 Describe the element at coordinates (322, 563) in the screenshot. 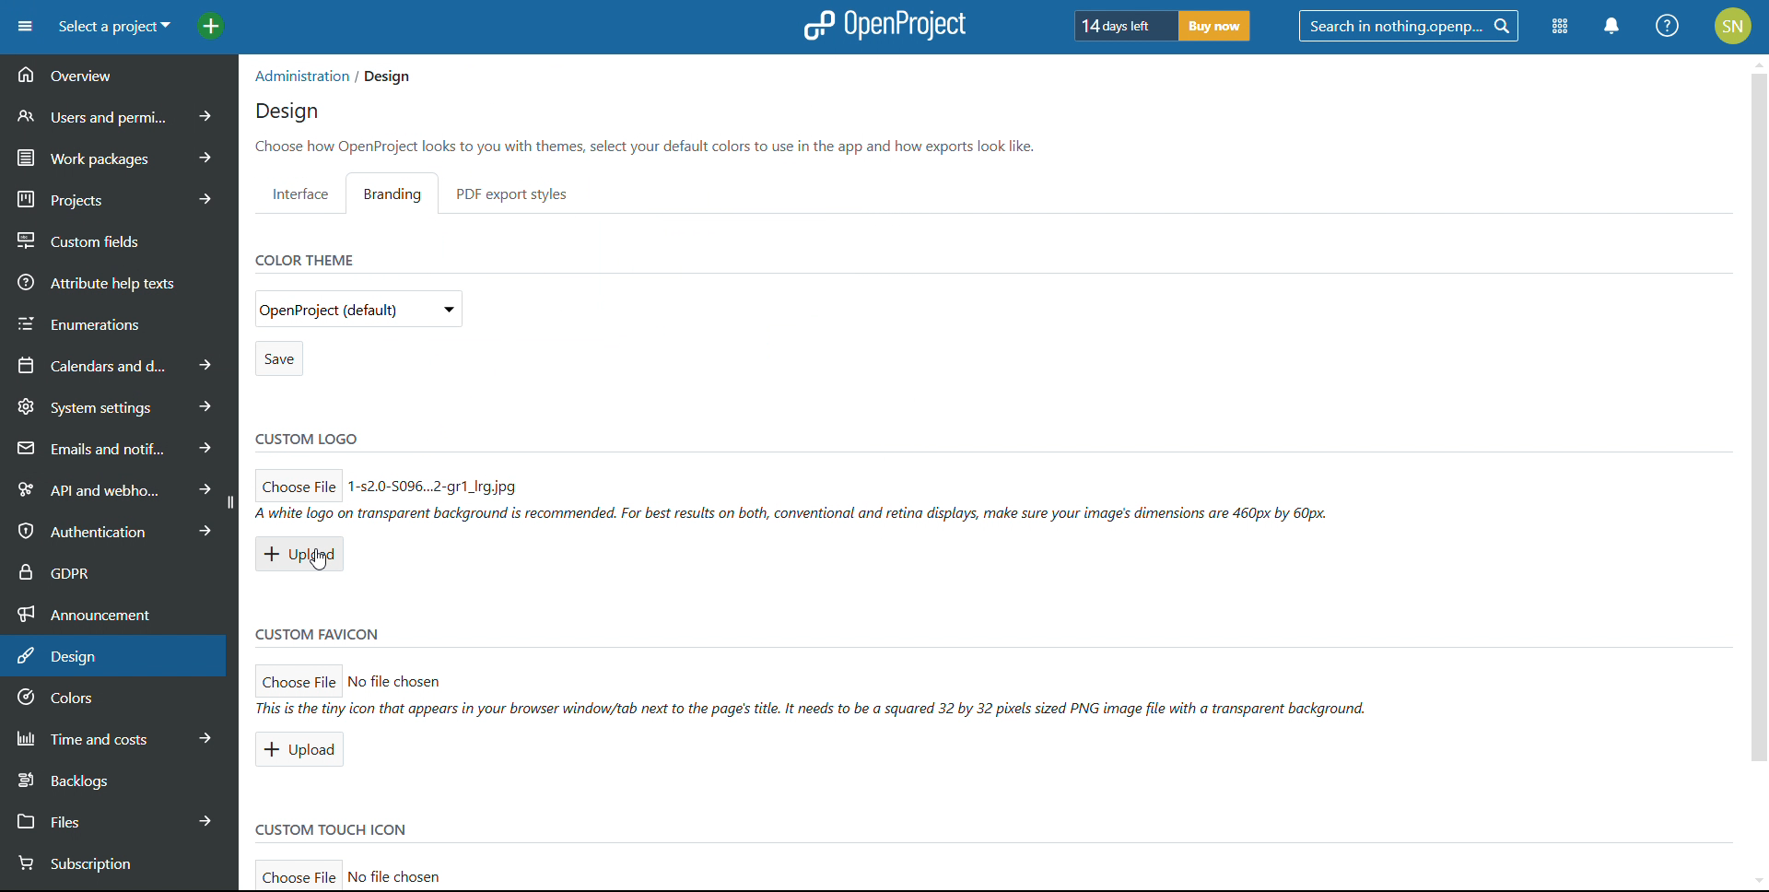

I see `cursor` at that location.